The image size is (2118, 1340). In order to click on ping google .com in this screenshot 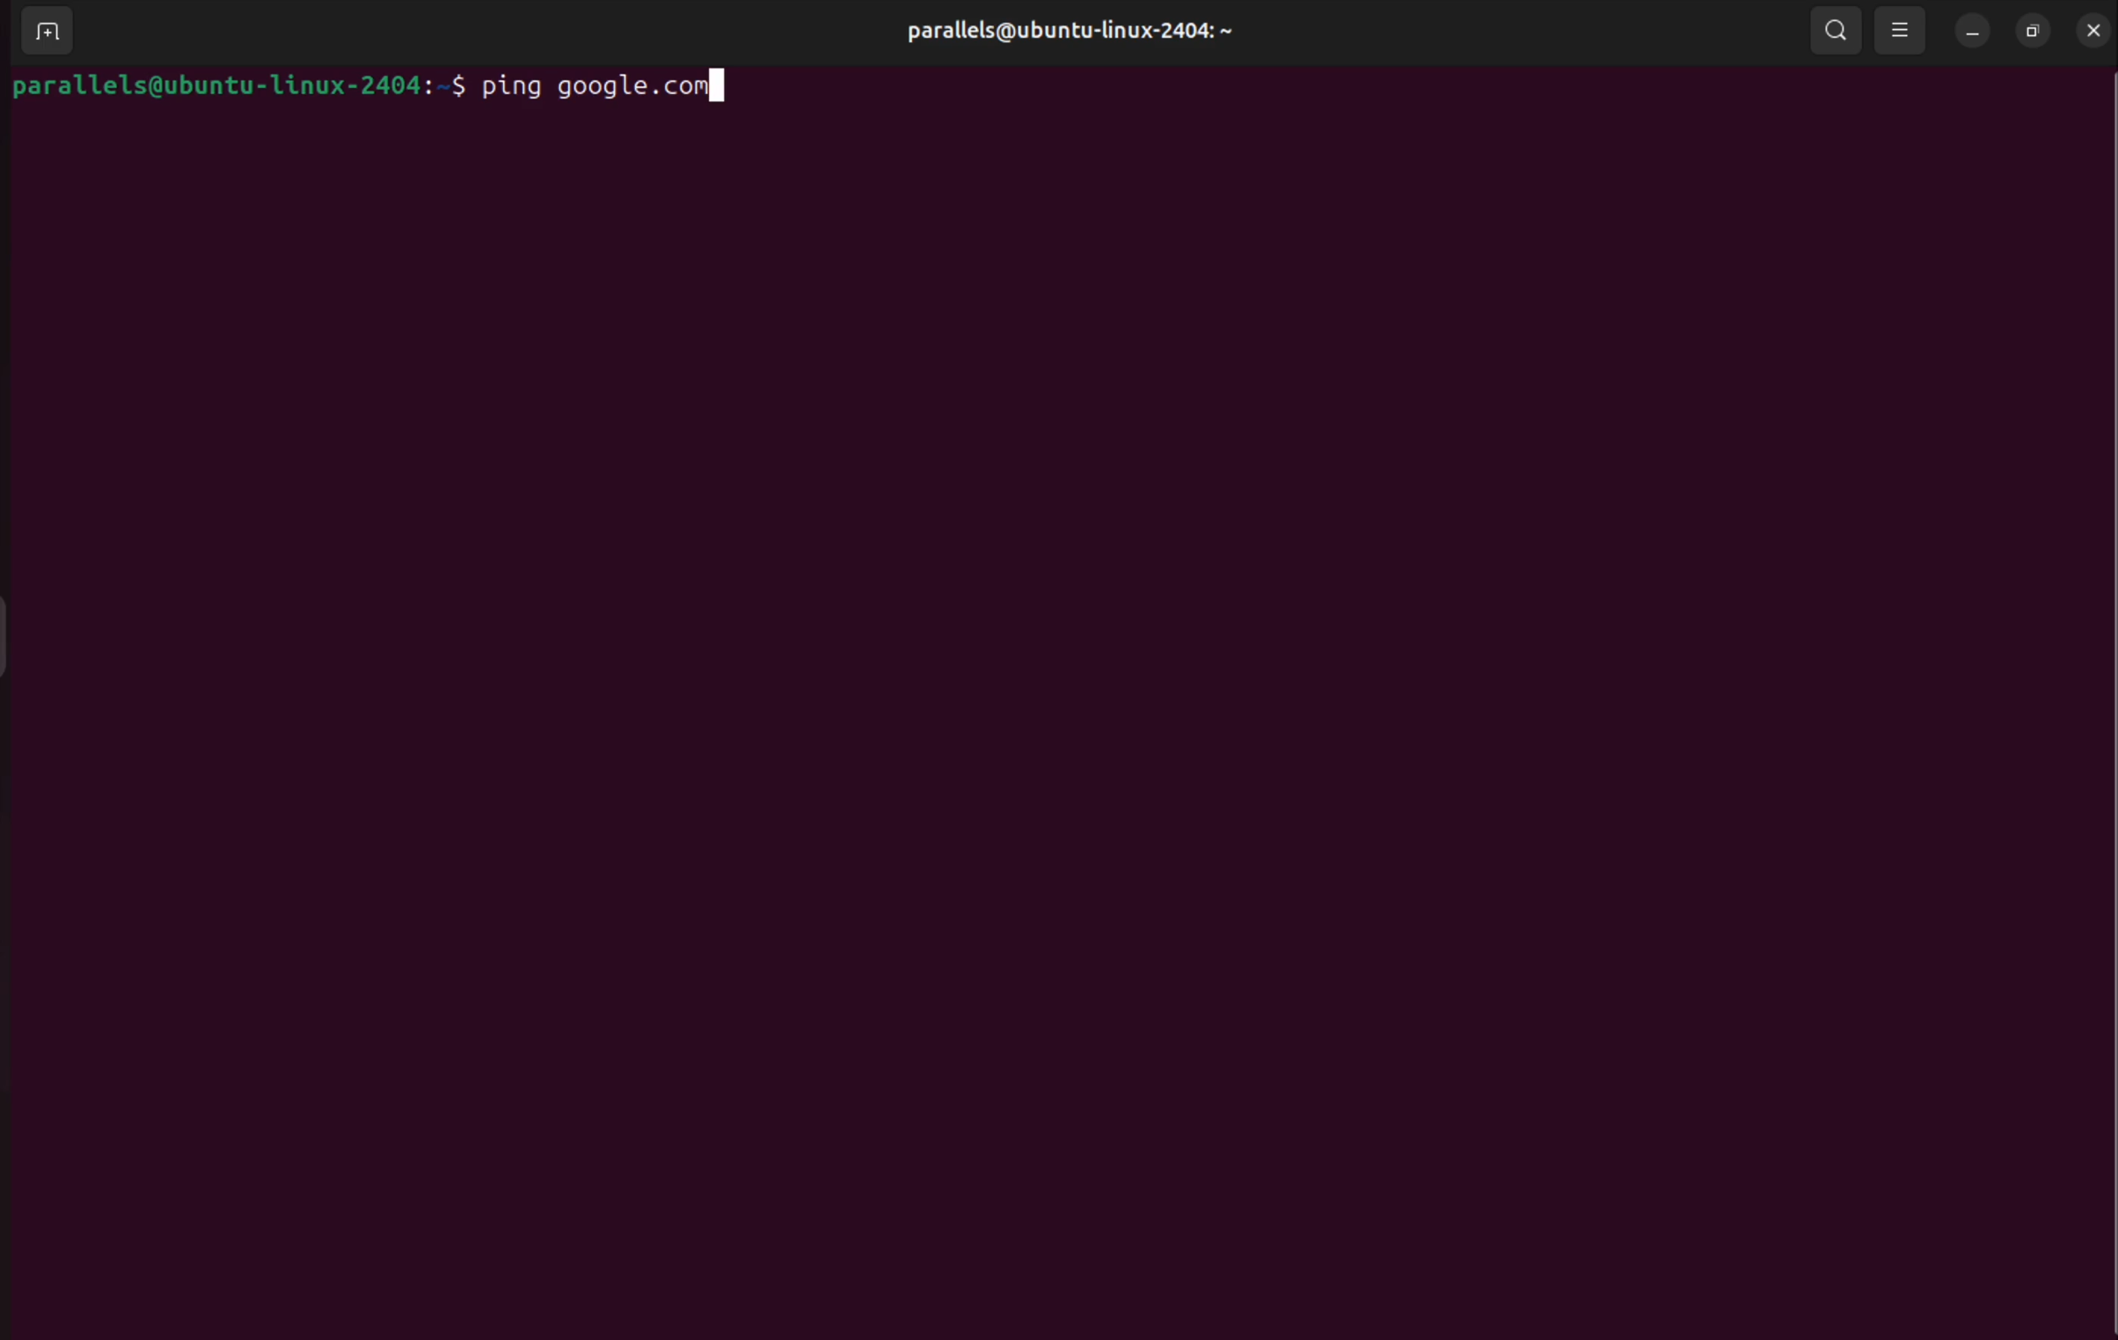, I will do `click(608, 86)`.